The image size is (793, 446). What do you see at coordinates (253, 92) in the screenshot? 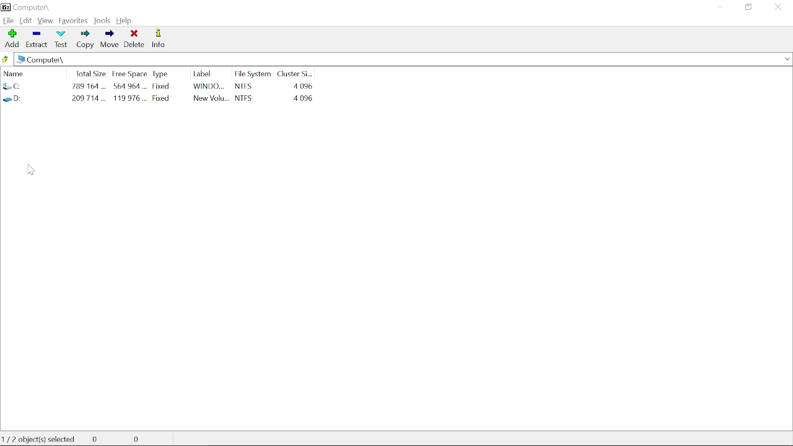
I see `NTFS NTFS` at bounding box center [253, 92].